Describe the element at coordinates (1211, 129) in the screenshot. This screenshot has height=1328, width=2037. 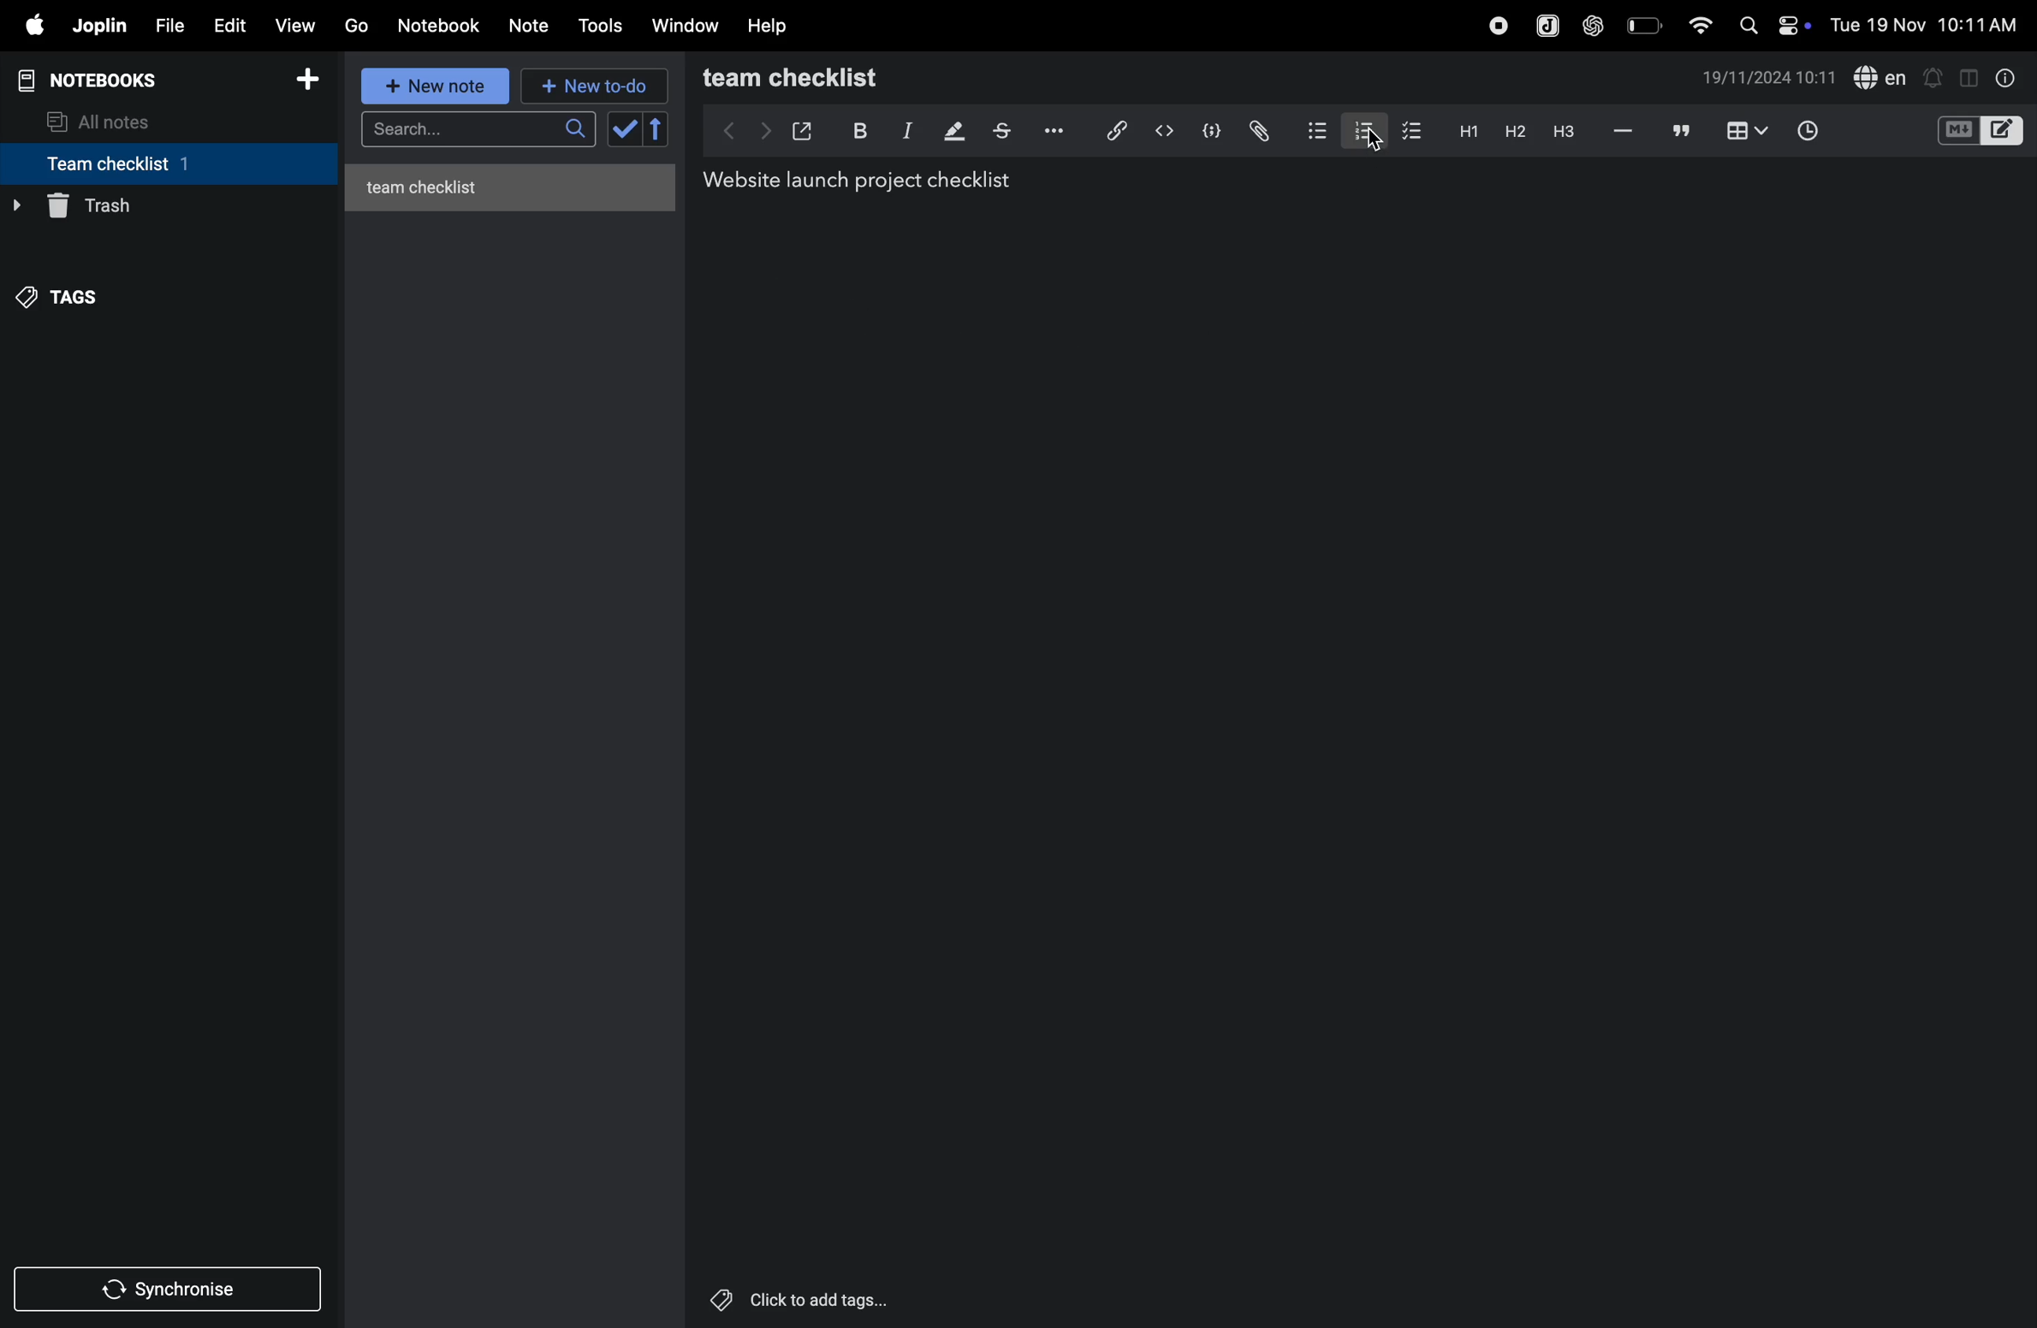
I see `code block` at that location.